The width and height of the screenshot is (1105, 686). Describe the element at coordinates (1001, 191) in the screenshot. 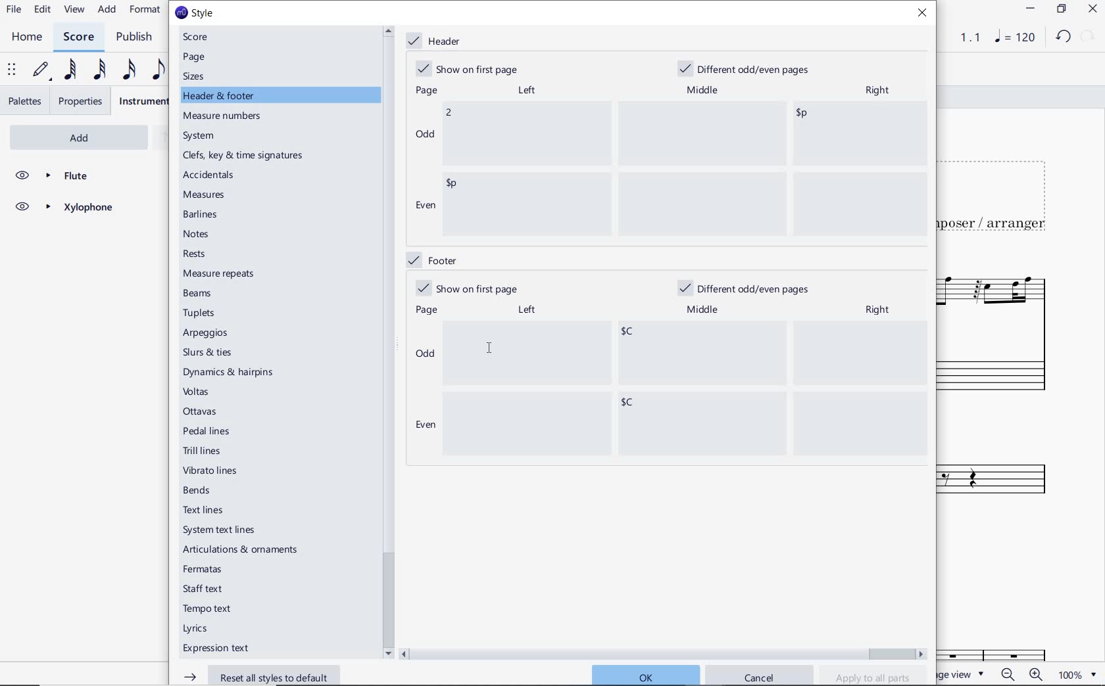

I see `TITLE` at that location.